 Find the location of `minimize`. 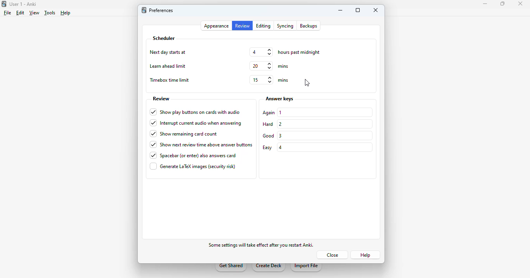

minimize is located at coordinates (340, 10).